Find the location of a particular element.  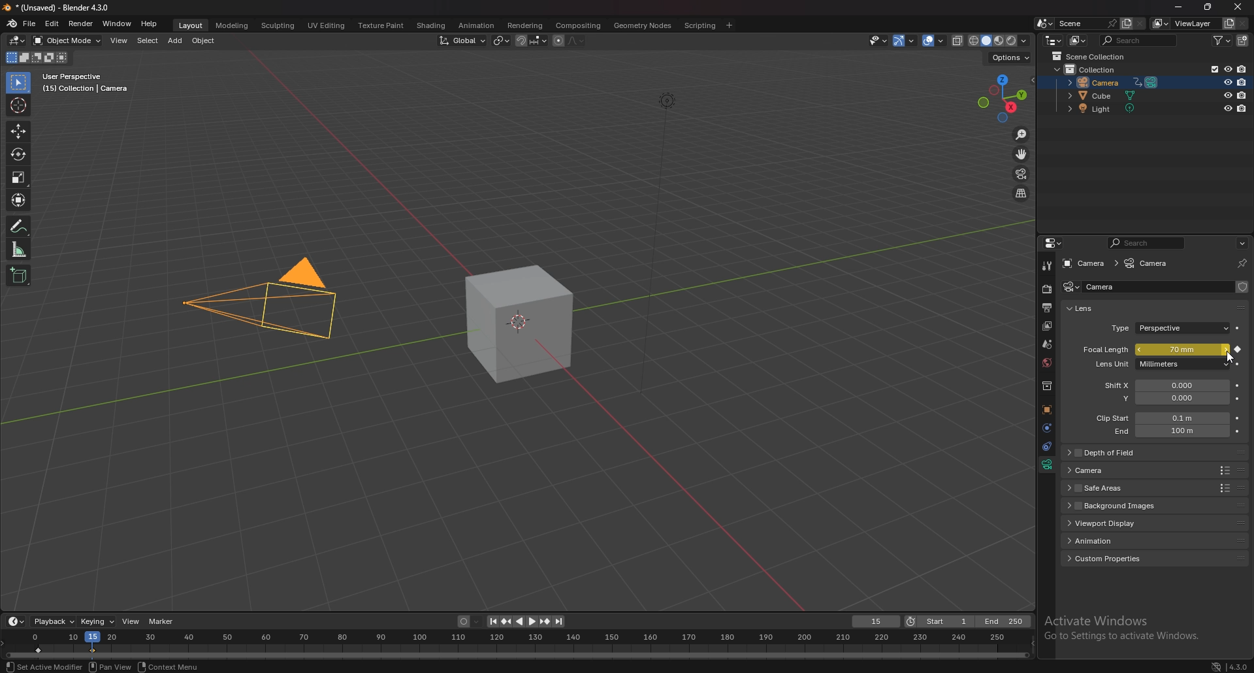

camera is located at coordinates (248, 303).